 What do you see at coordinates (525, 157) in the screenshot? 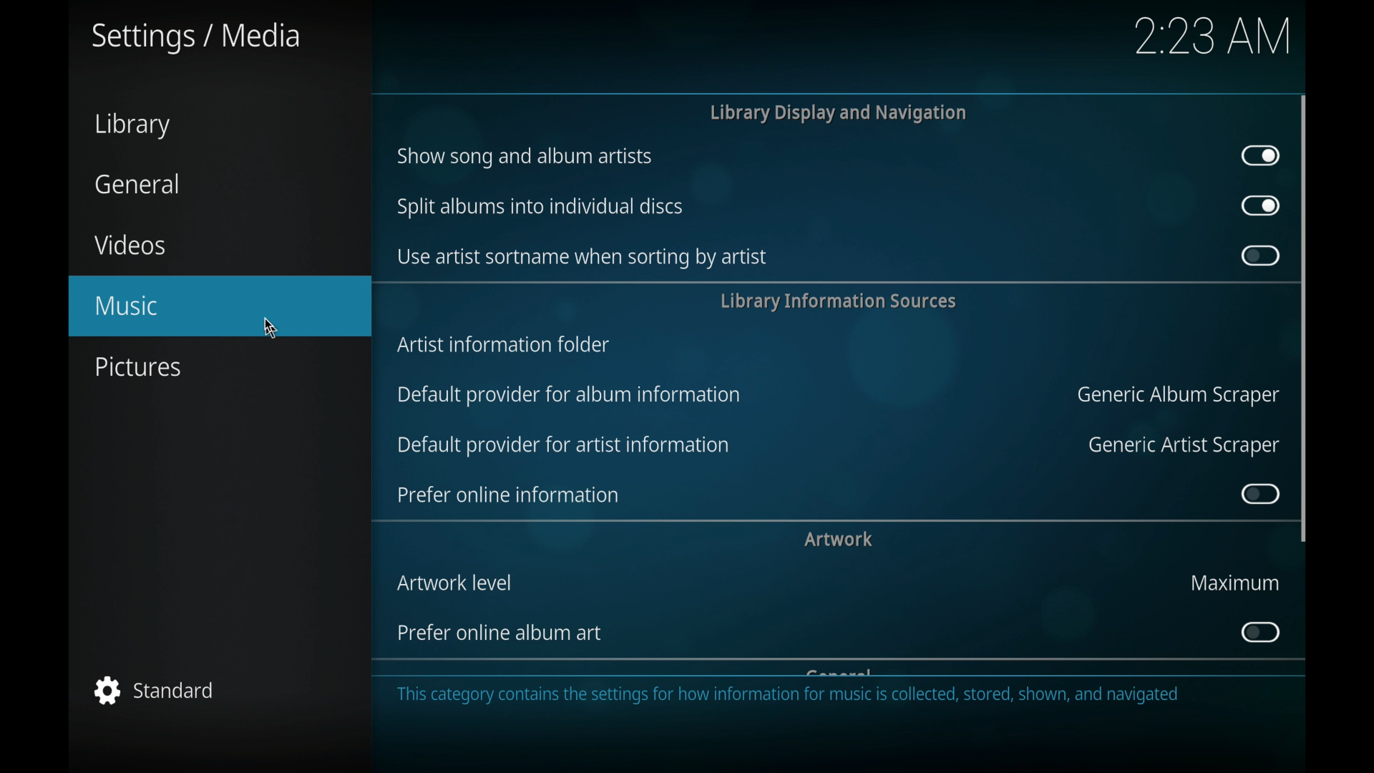
I see `show song and album artists` at bounding box center [525, 157].